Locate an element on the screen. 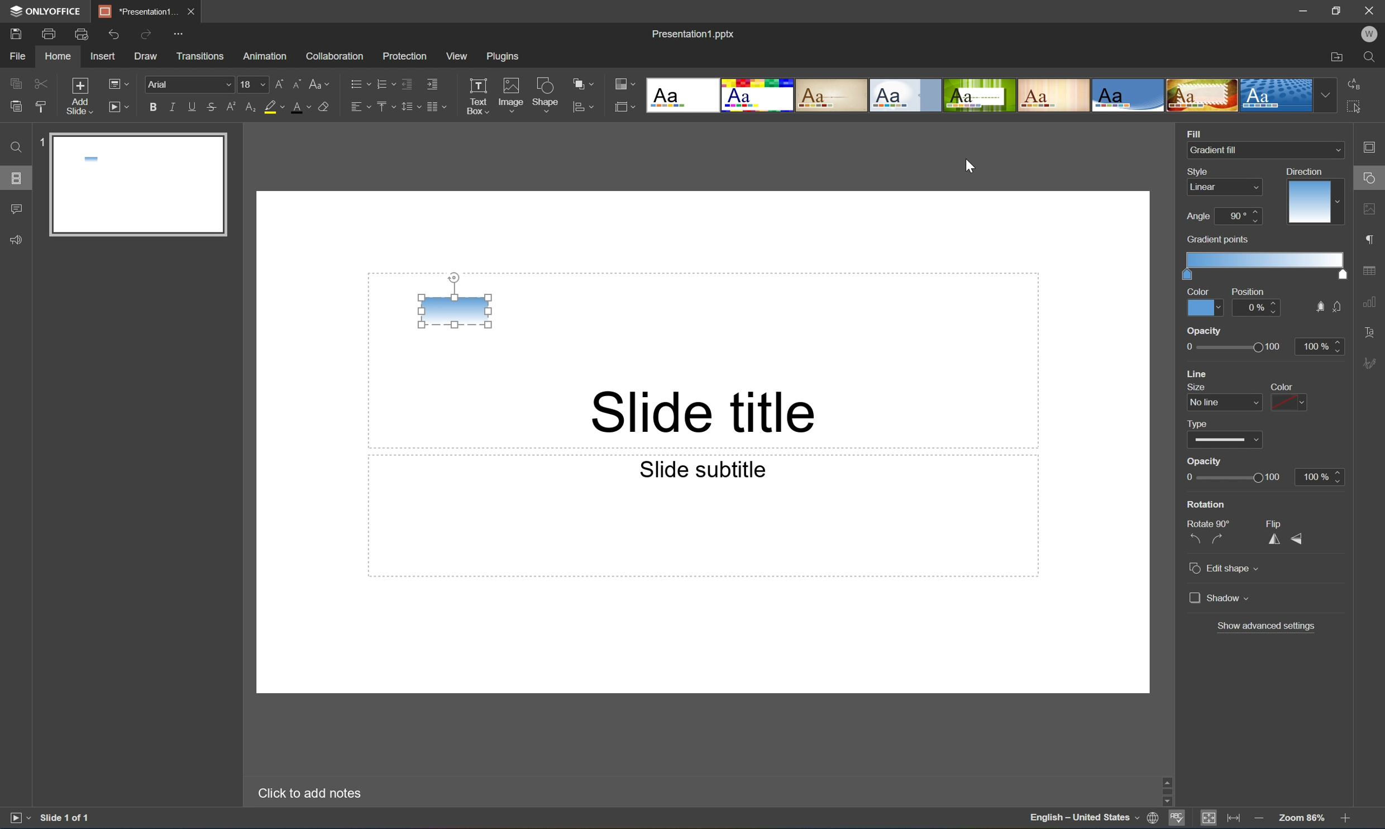 This screenshot has height=829, width=1385. 18 is located at coordinates (254, 84).